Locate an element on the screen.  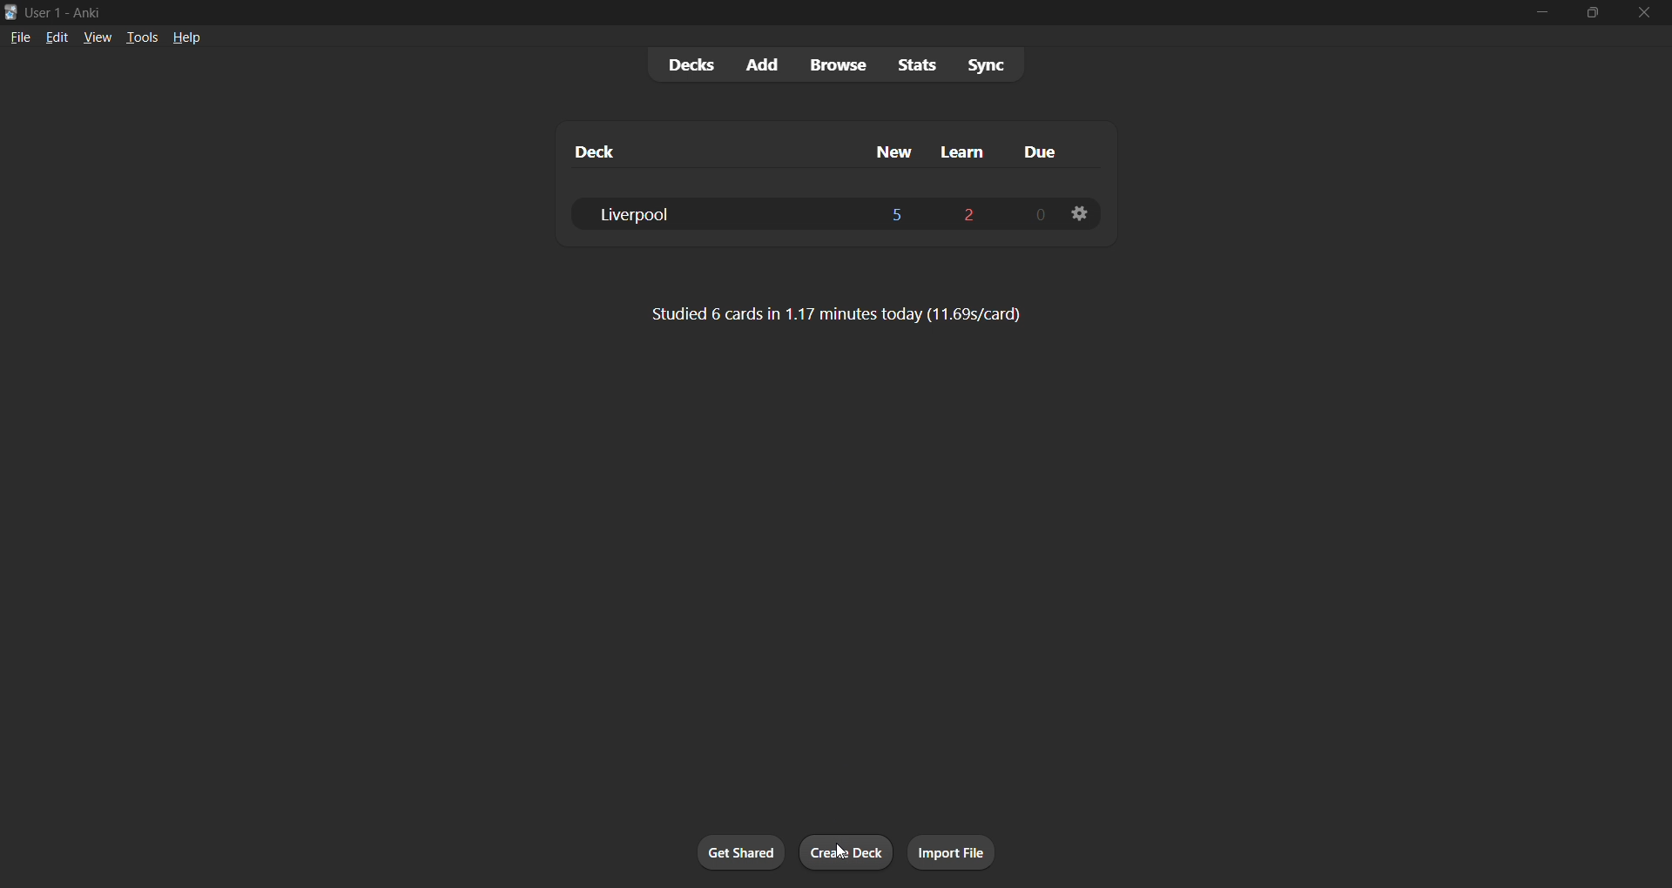
deck name column is located at coordinates (688, 154).